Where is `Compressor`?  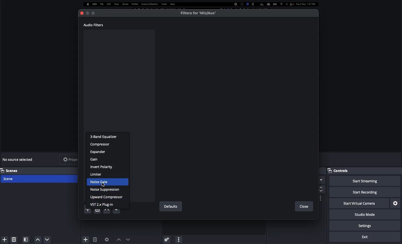 Compressor is located at coordinates (102, 144).